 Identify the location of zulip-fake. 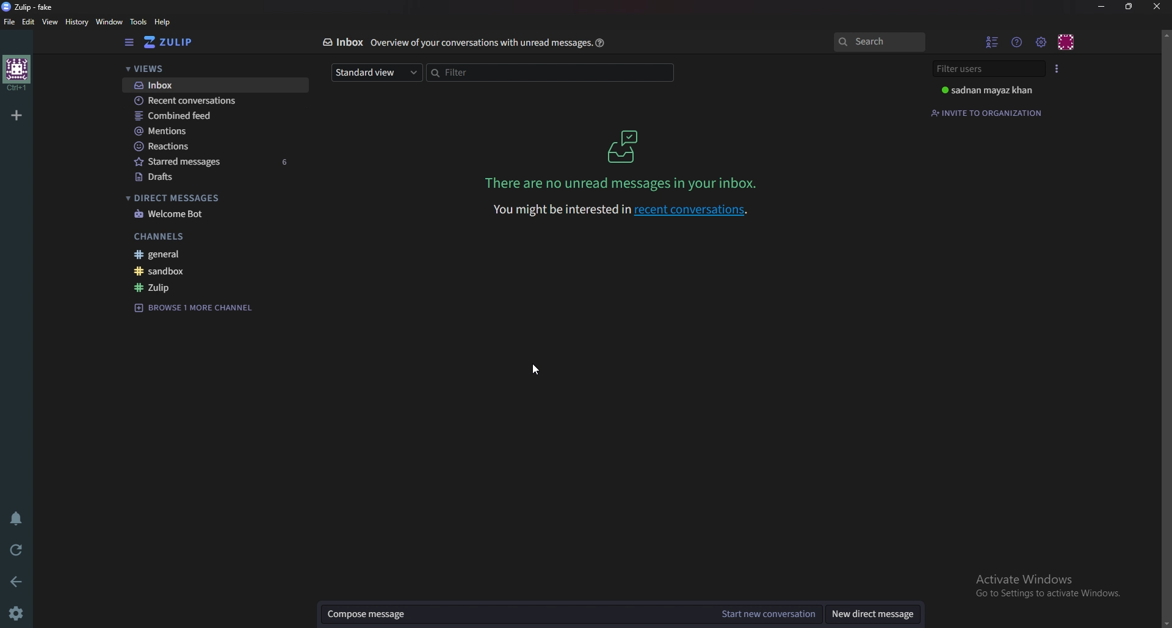
(32, 6).